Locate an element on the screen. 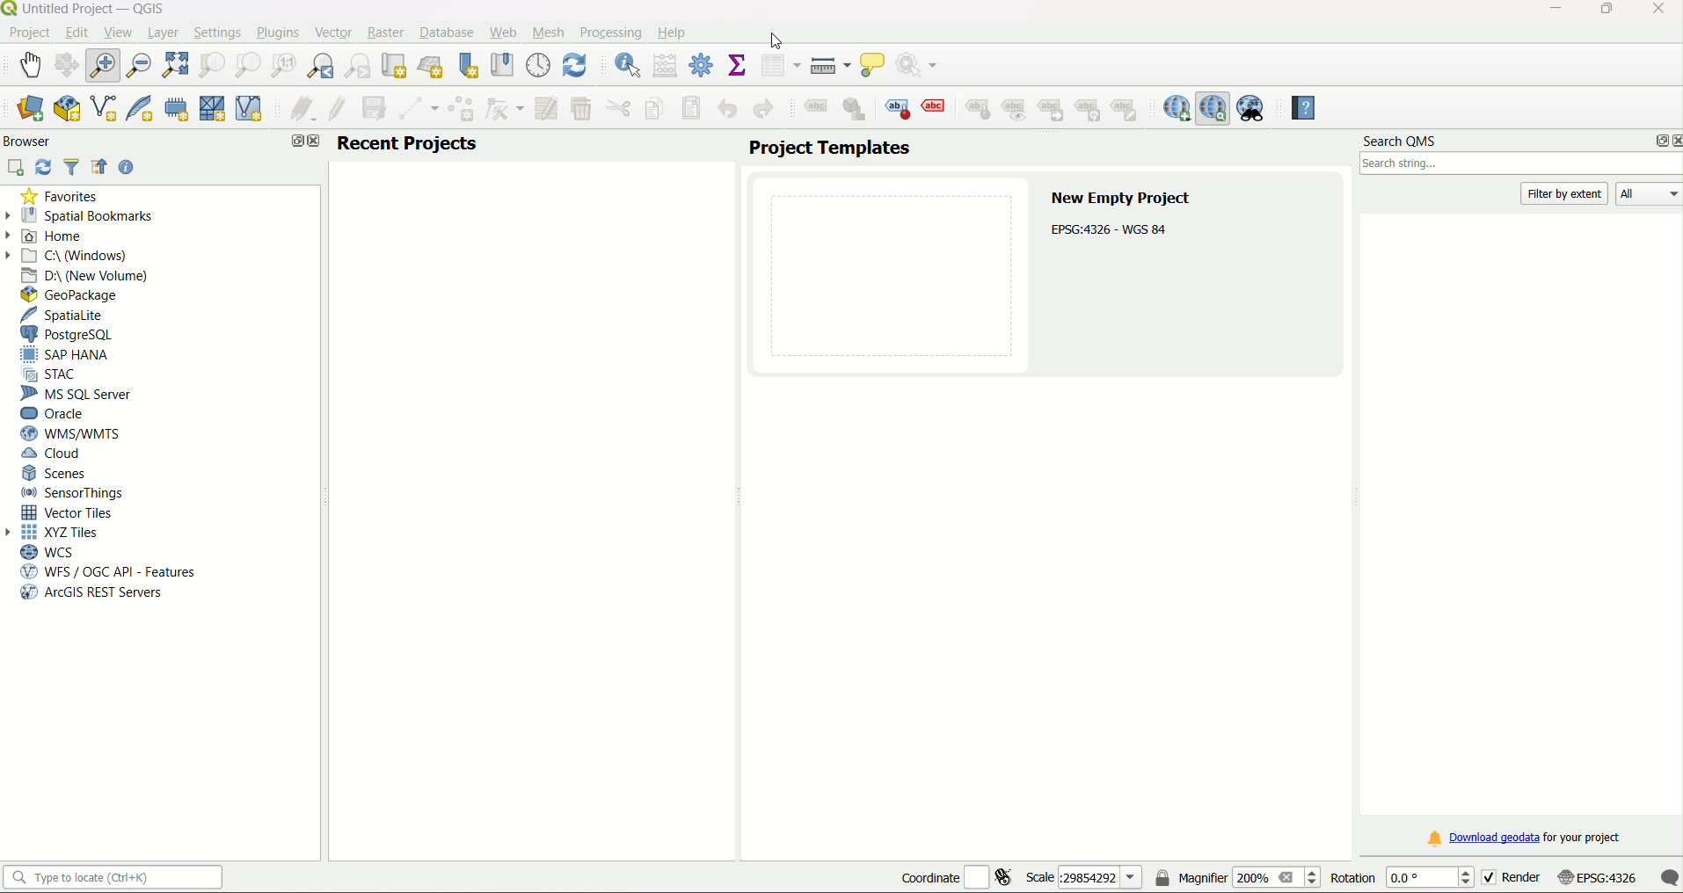 Image resolution: width=1683 pixels, height=893 pixels. move label is located at coordinates (1054, 111).